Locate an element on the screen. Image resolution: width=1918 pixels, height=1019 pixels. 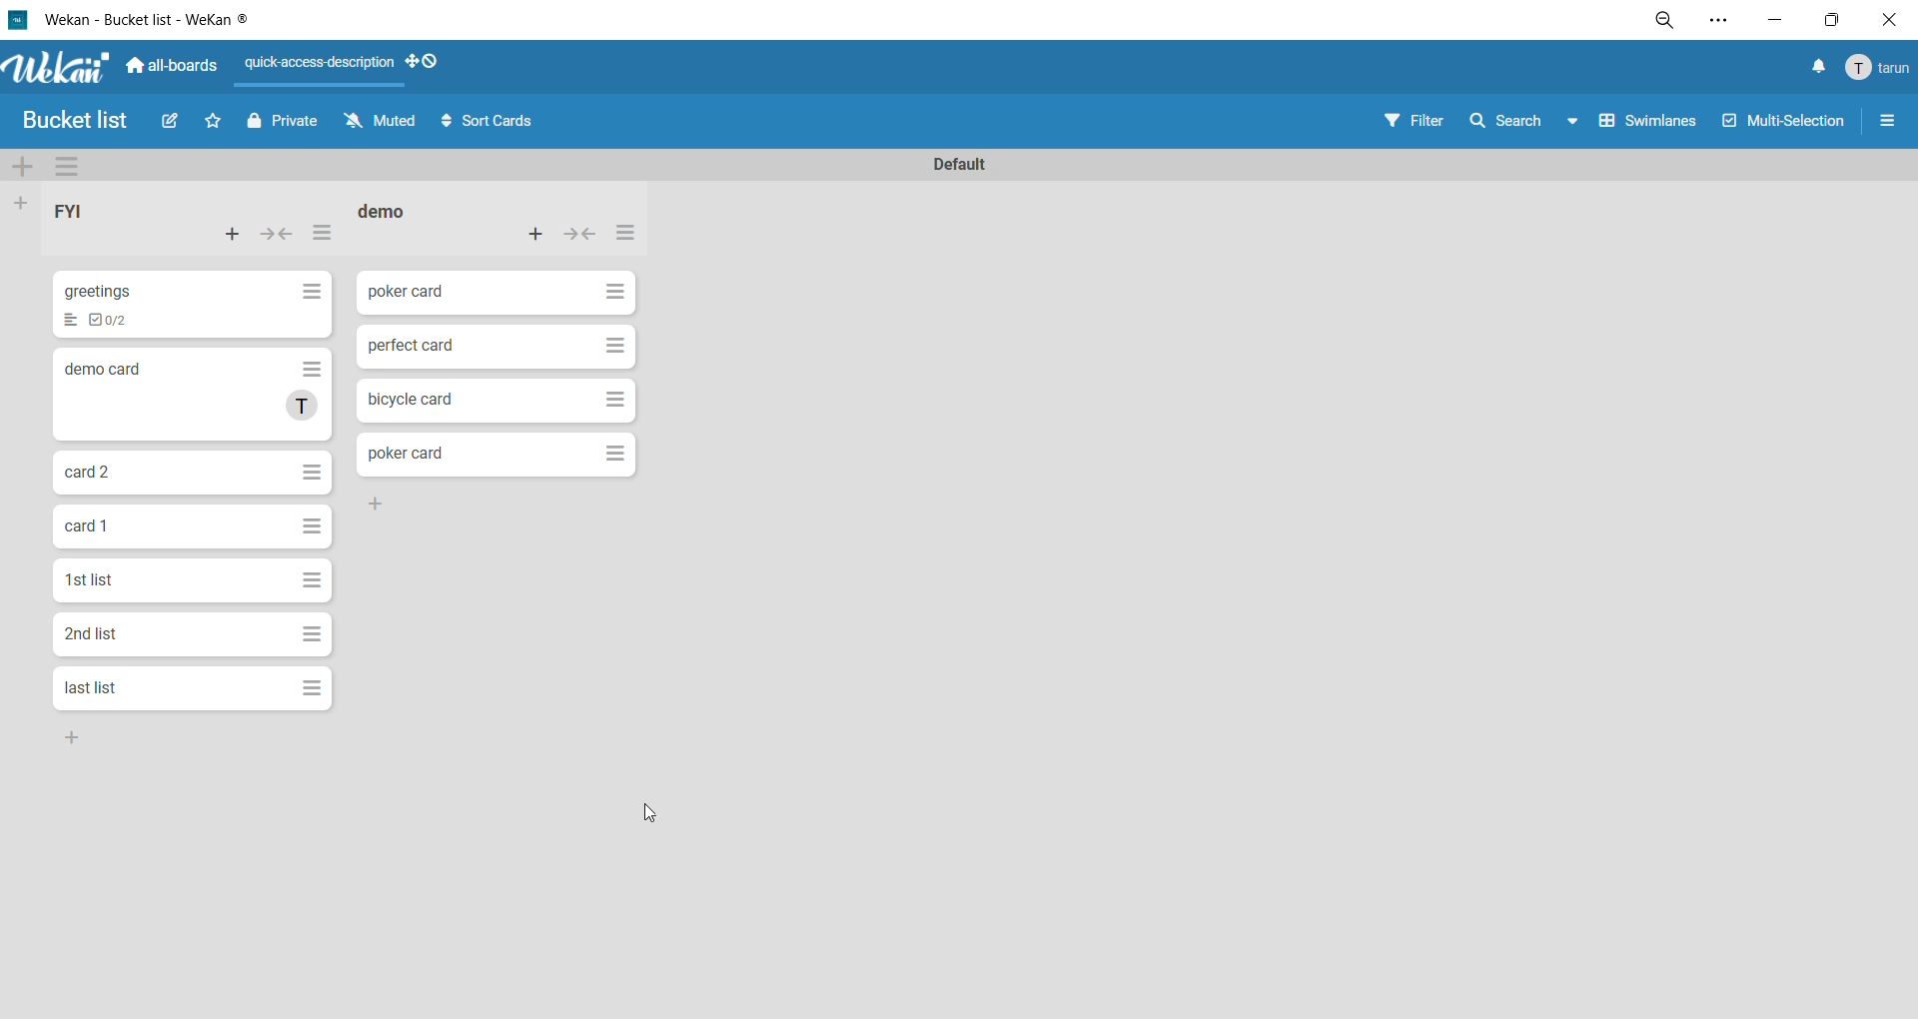
perfect card is located at coordinates (412, 348).